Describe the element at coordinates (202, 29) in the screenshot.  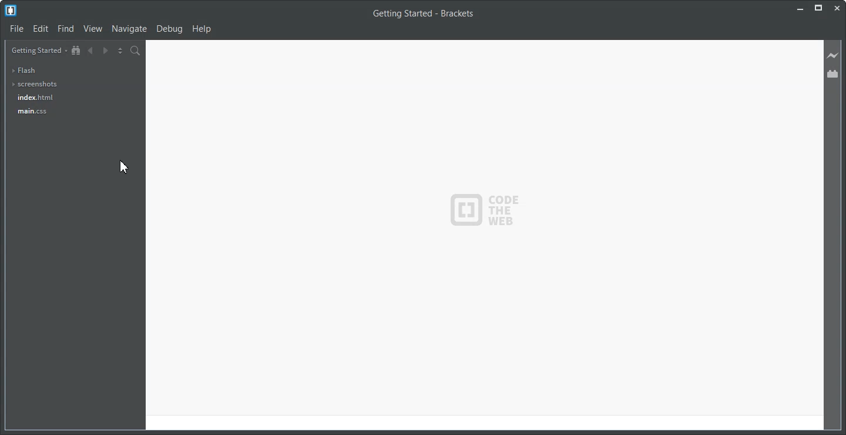
I see `Help` at that location.